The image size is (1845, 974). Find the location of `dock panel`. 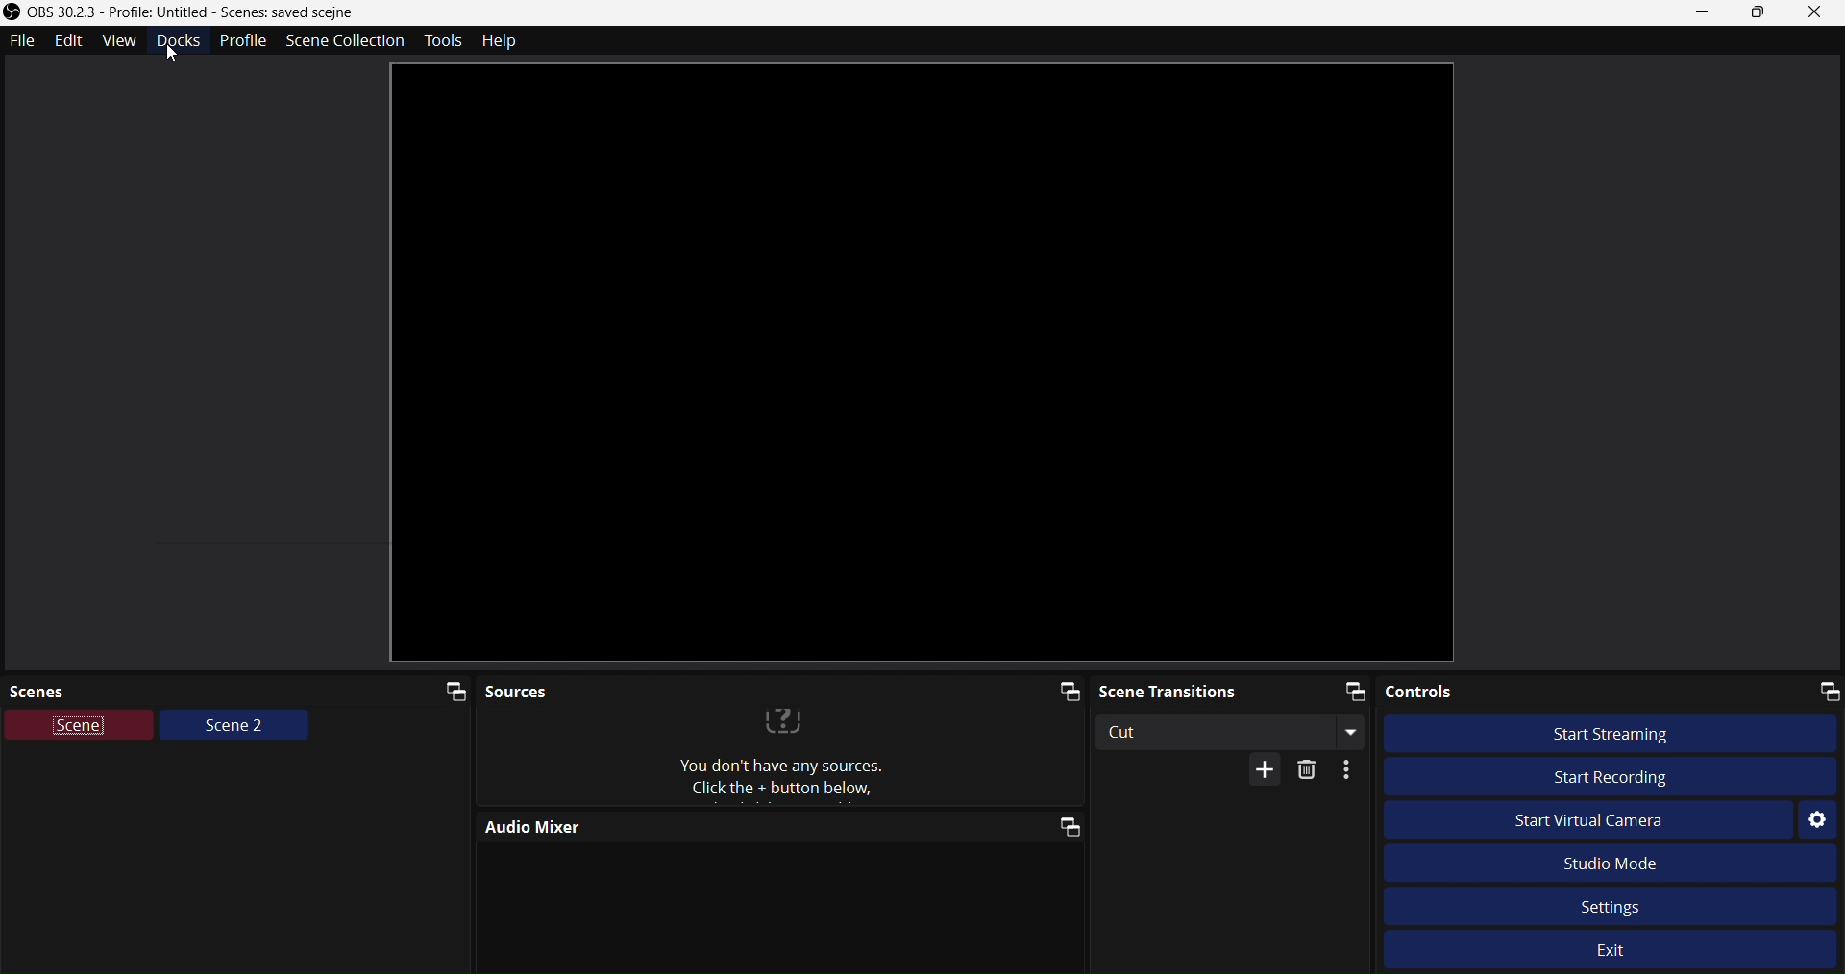

dock panel is located at coordinates (445, 689).